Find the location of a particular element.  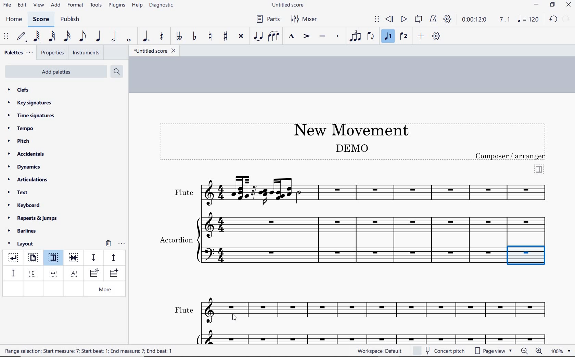

Instrument: Accordion is located at coordinates (375, 240).